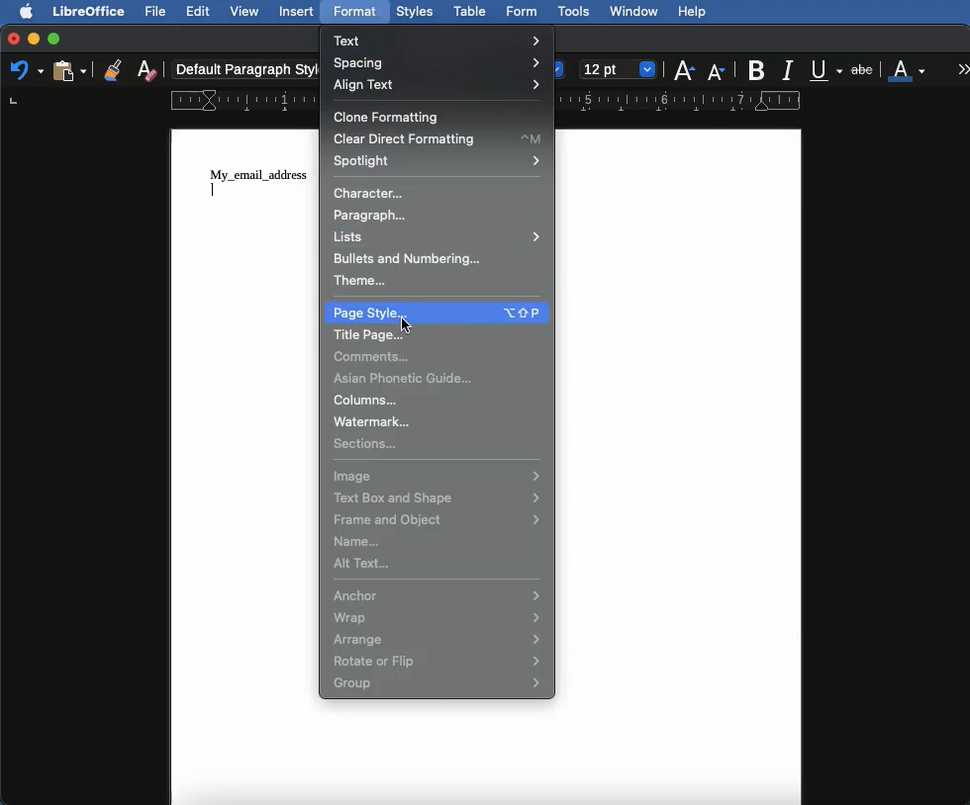 This screenshot has height=805, width=970. I want to click on Underline, so click(827, 71).